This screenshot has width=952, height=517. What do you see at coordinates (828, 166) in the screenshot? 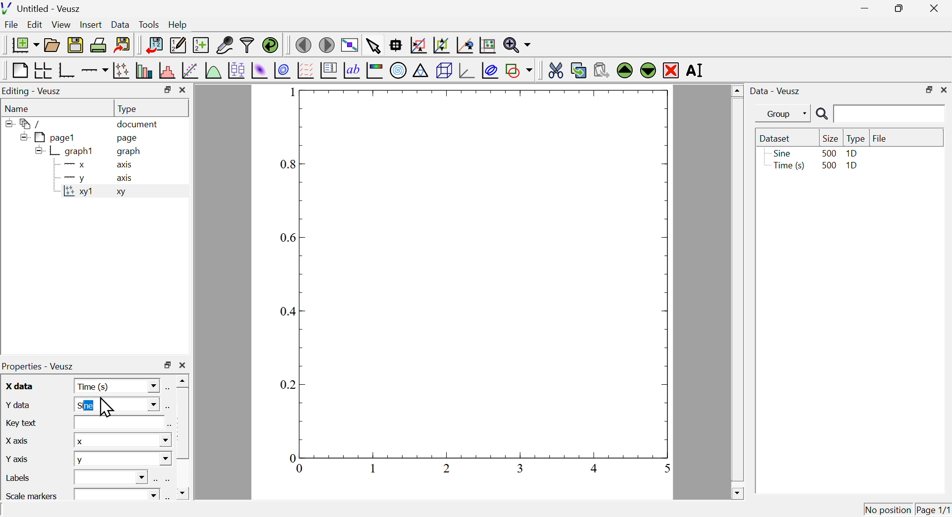
I see `500` at bounding box center [828, 166].